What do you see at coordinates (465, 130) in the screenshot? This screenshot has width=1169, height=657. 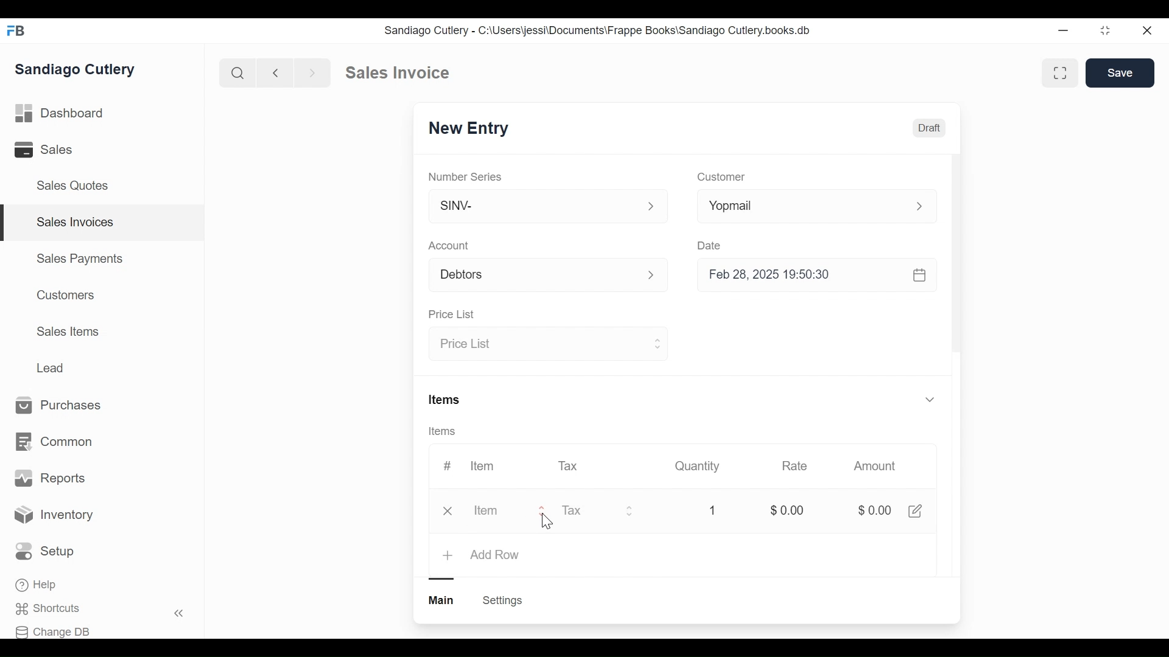 I see `New Entry` at bounding box center [465, 130].